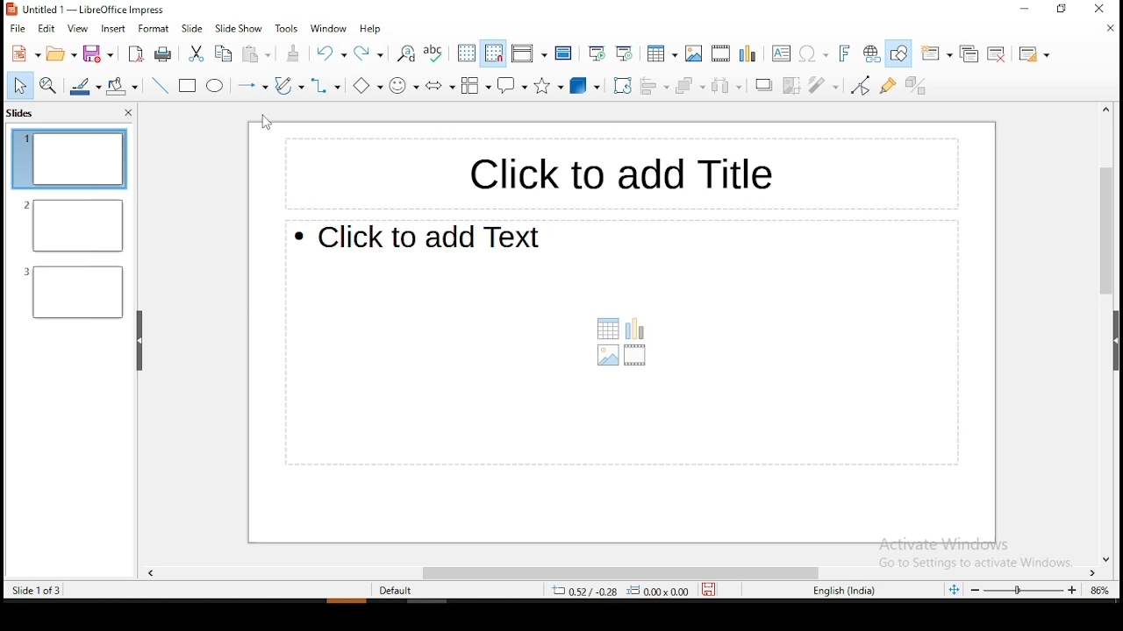 The width and height of the screenshot is (1123, 631). I want to click on help, so click(370, 28).